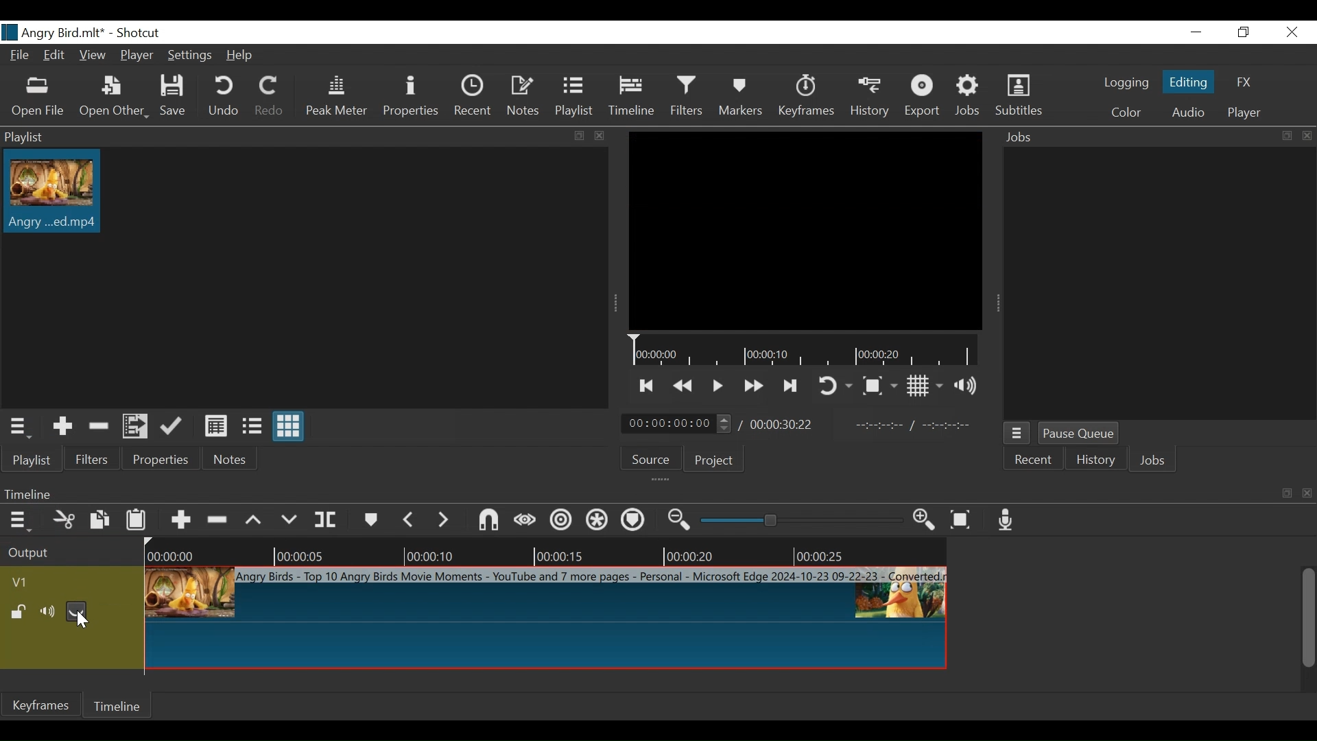  Describe the element at coordinates (713, 460) in the screenshot. I see `Project` at that location.